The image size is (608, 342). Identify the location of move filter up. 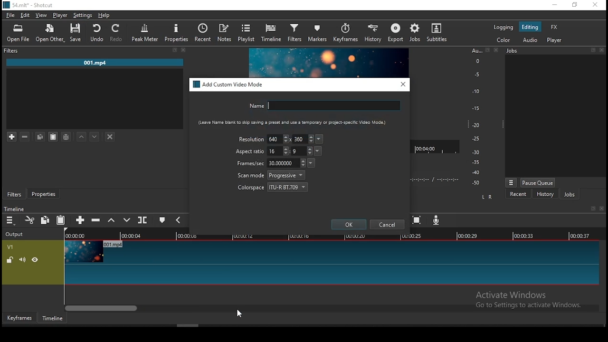
(82, 136).